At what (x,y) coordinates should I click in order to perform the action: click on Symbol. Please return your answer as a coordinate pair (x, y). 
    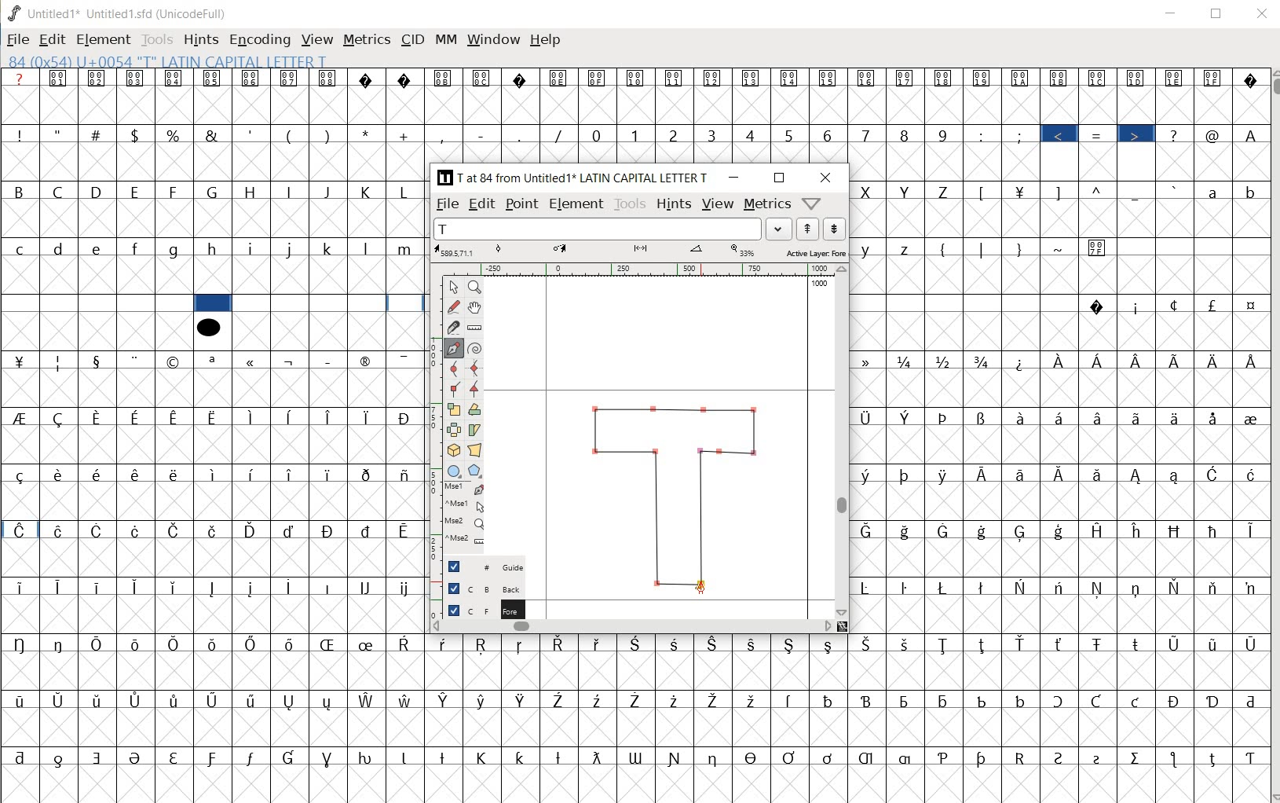
    Looking at the image, I should click on (291, 475).